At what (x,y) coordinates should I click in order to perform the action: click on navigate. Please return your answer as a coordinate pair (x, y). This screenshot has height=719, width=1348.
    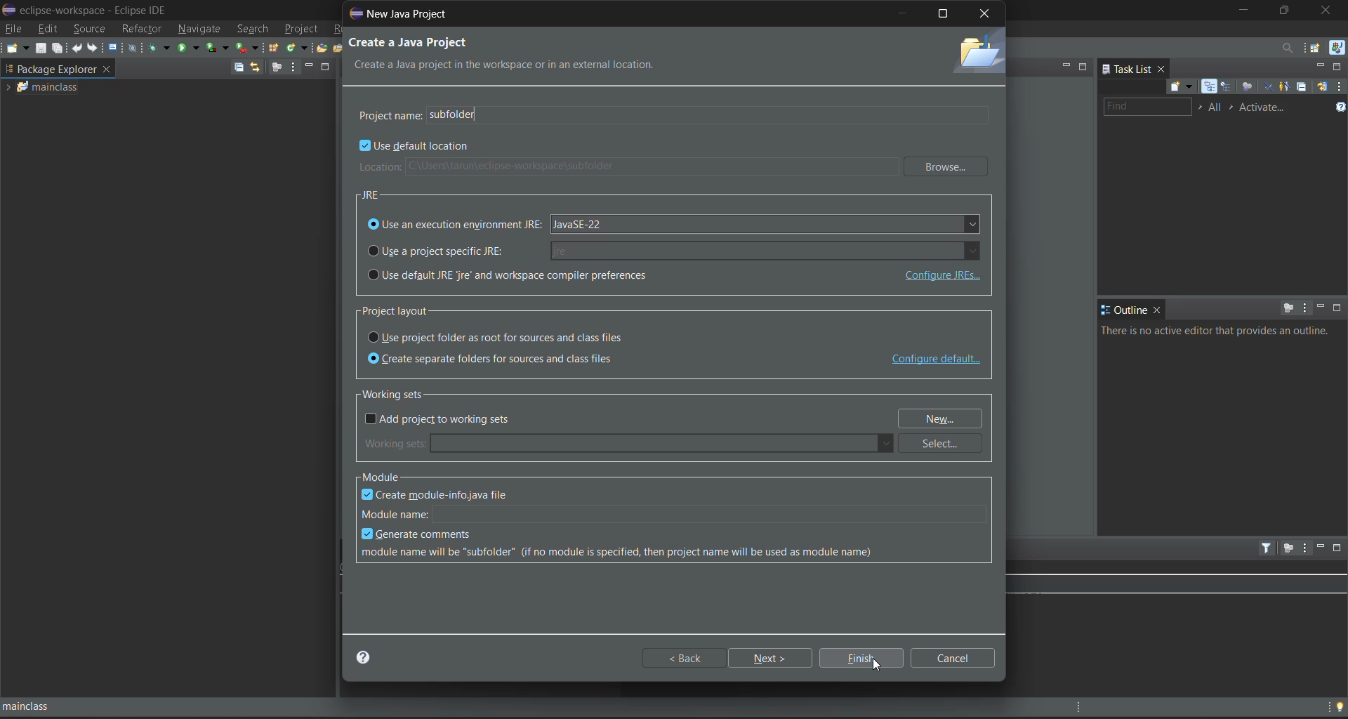
    Looking at the image, I should click on (198, 29).